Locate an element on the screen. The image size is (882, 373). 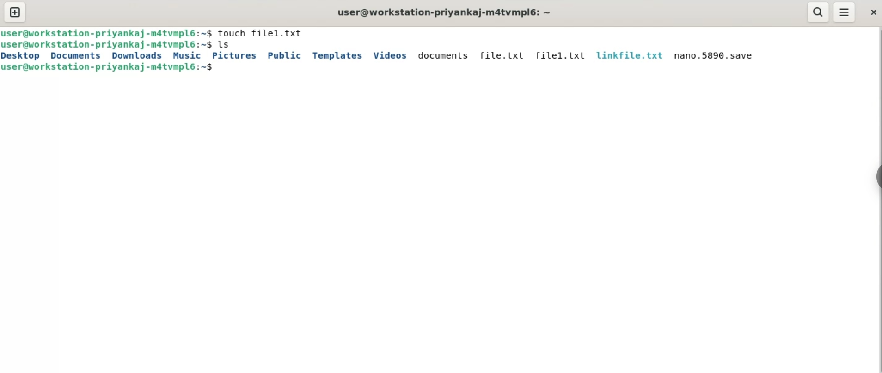
menu is located at coordinates (844, 12).